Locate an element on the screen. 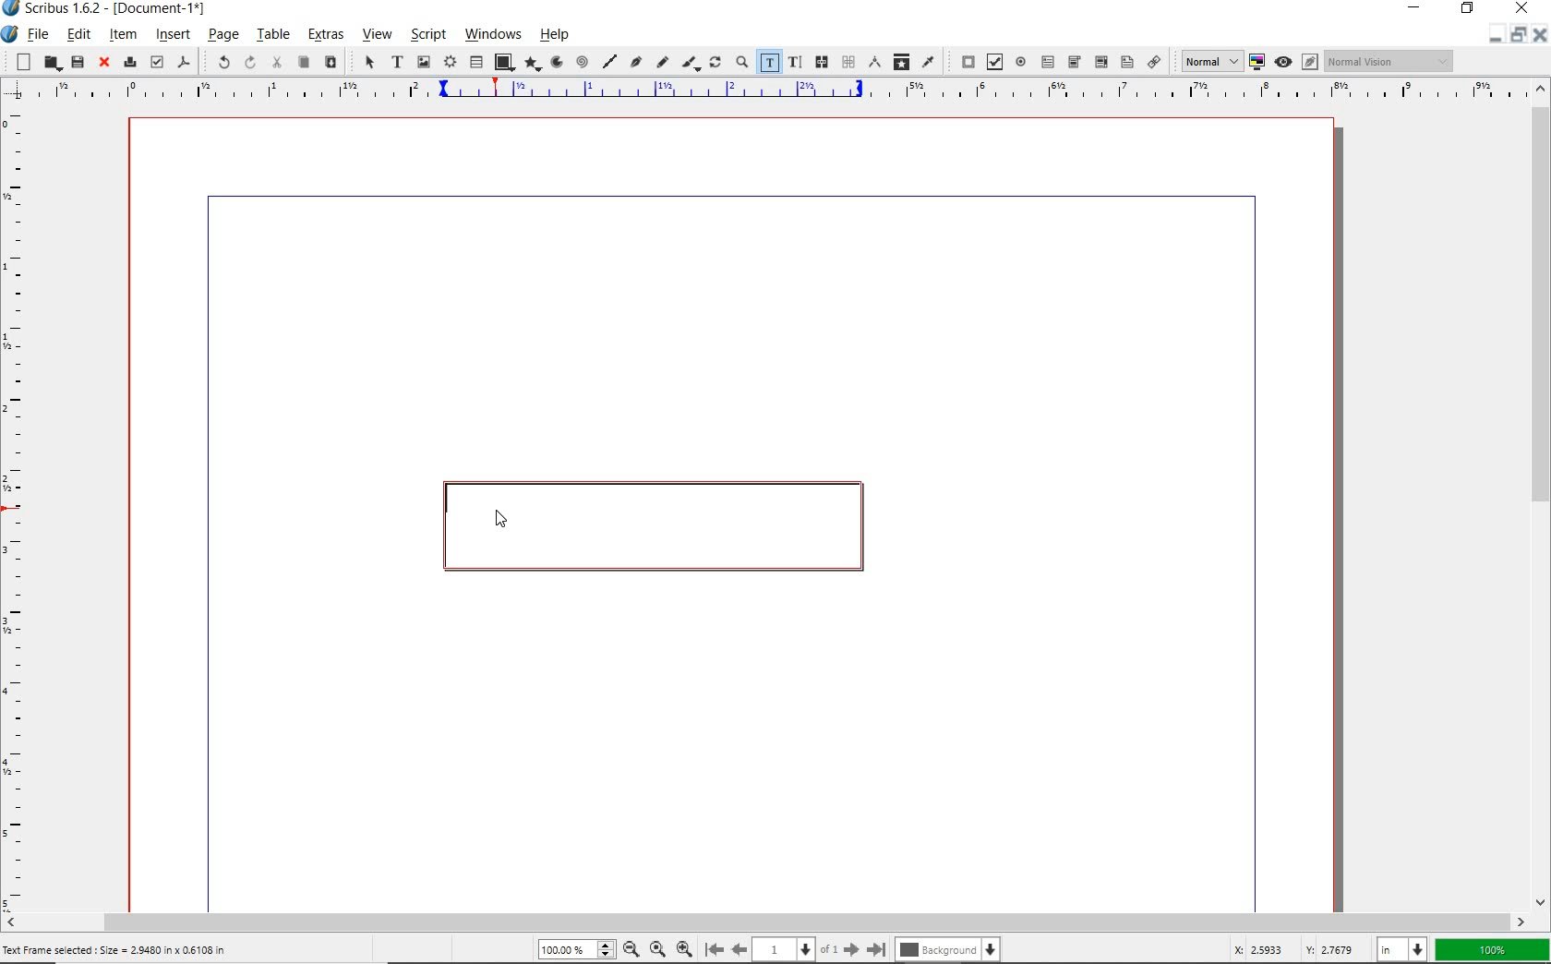  open is located at coordinates (51, 64).